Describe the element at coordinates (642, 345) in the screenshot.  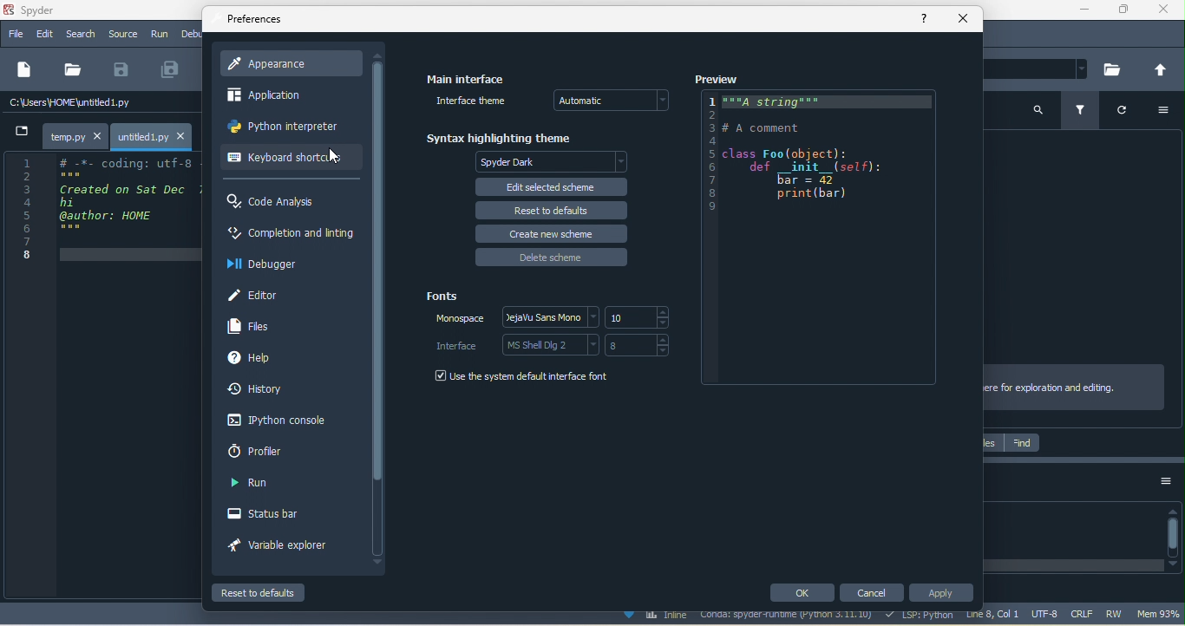
I see `8` at that location.